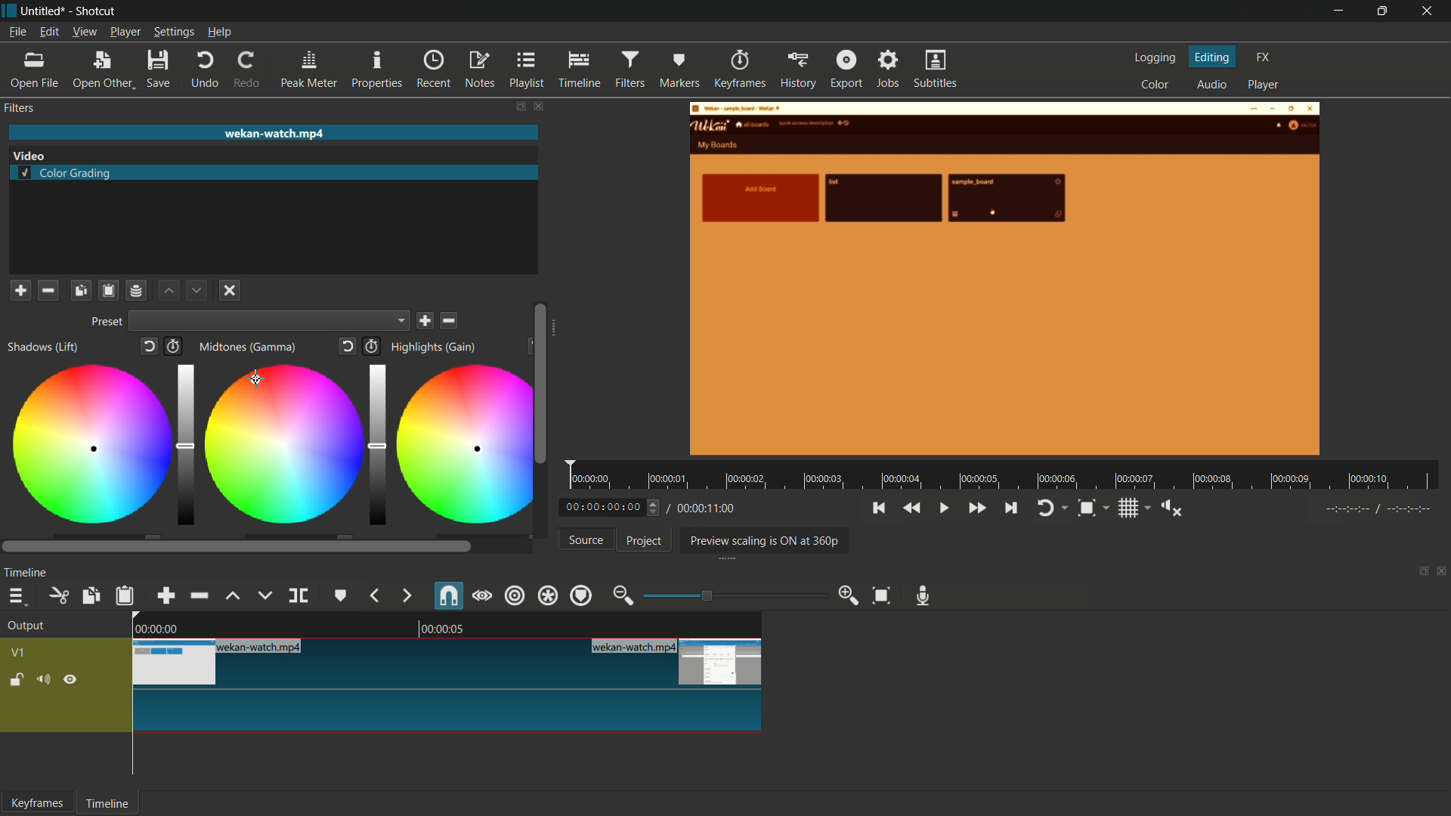  Describe the element at coordinates (107, 321) in the screenshot. I see `preset` at that location.